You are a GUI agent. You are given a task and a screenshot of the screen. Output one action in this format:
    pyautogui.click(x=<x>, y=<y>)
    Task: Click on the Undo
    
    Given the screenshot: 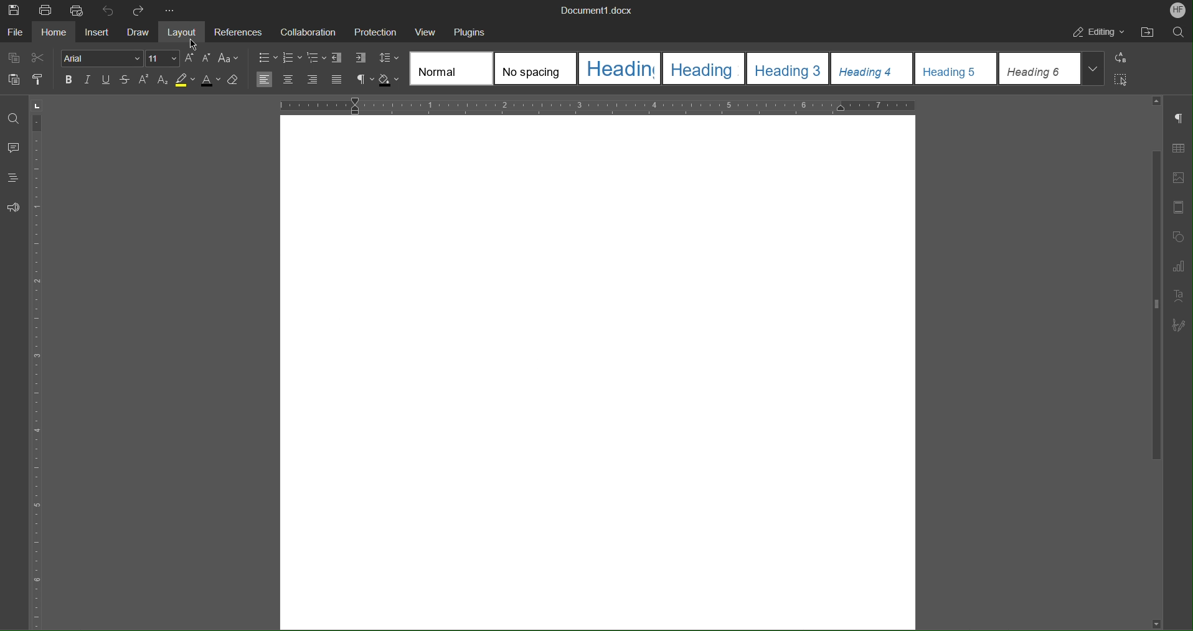 What is the action you would take?
    pyautogui.click(x=108, y=10)
    